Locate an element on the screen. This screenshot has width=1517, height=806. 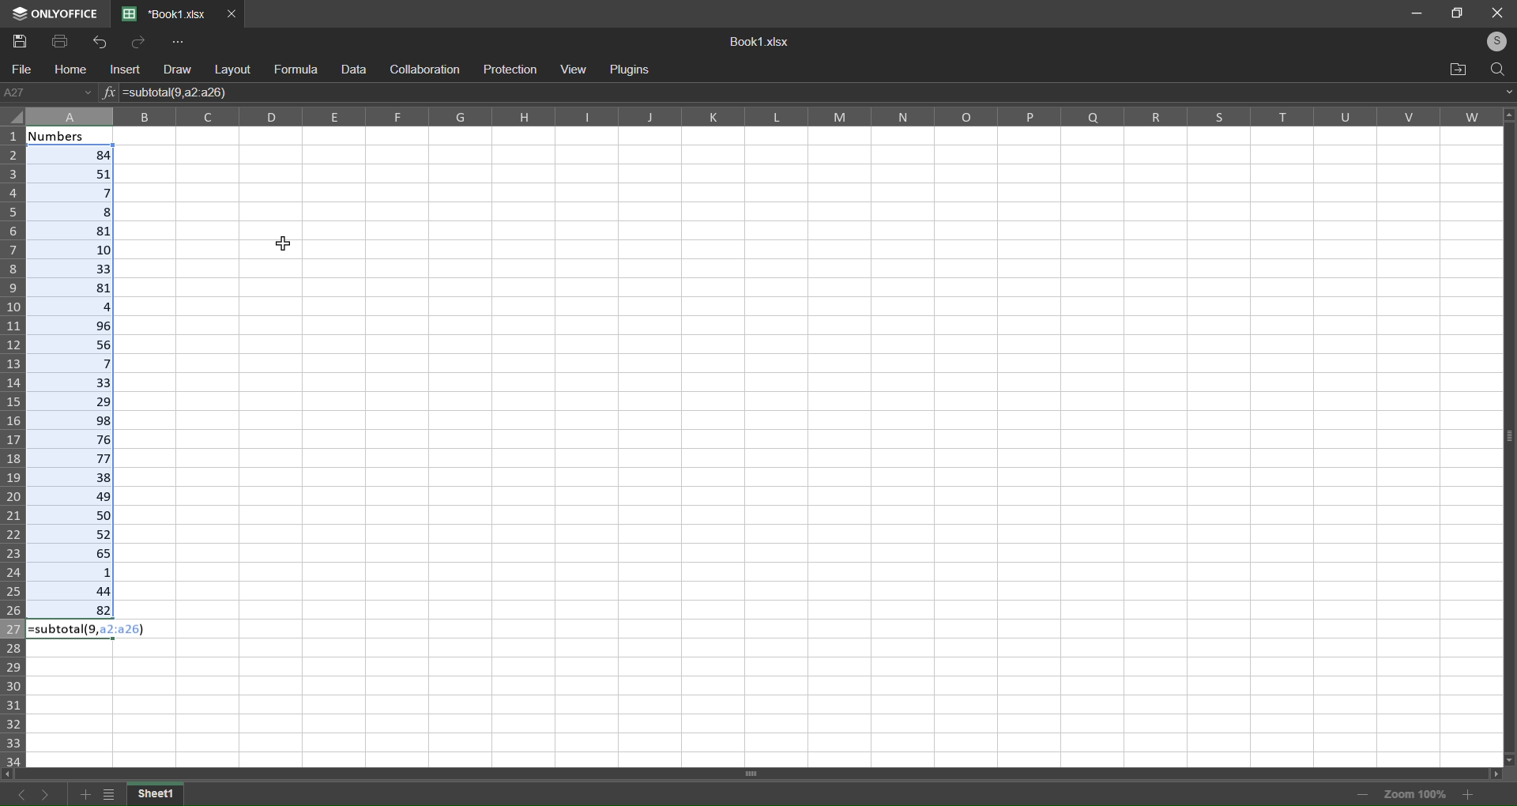
add sheet is located at coordinates (85, 794).